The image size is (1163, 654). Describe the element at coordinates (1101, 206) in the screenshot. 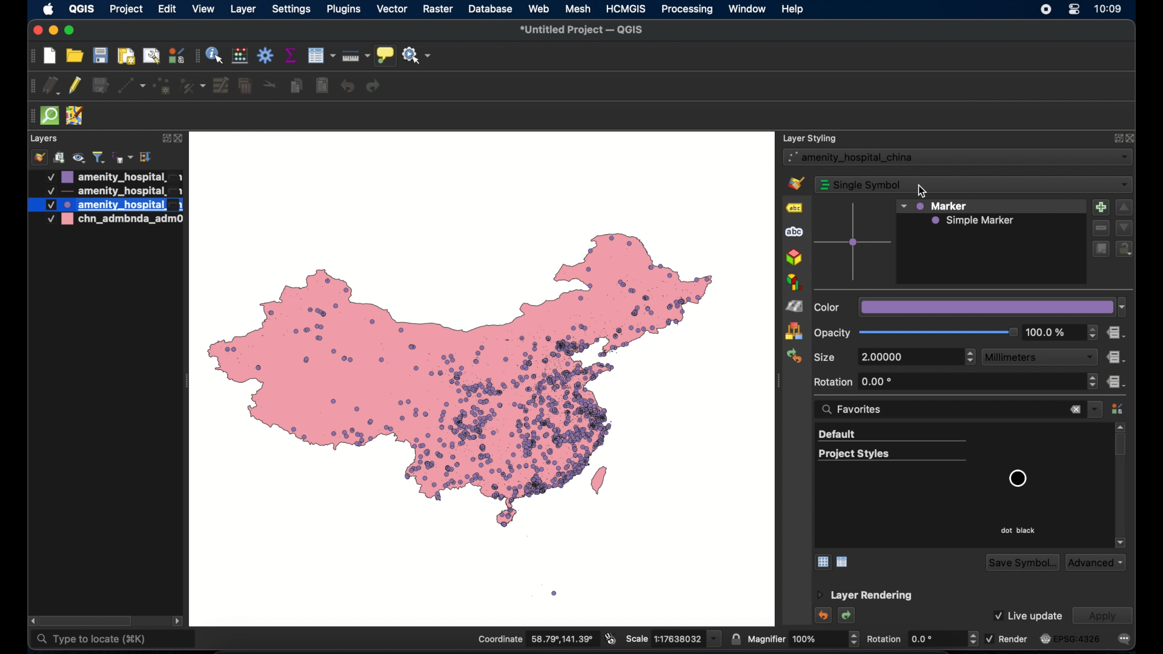

I see `add` at that location.